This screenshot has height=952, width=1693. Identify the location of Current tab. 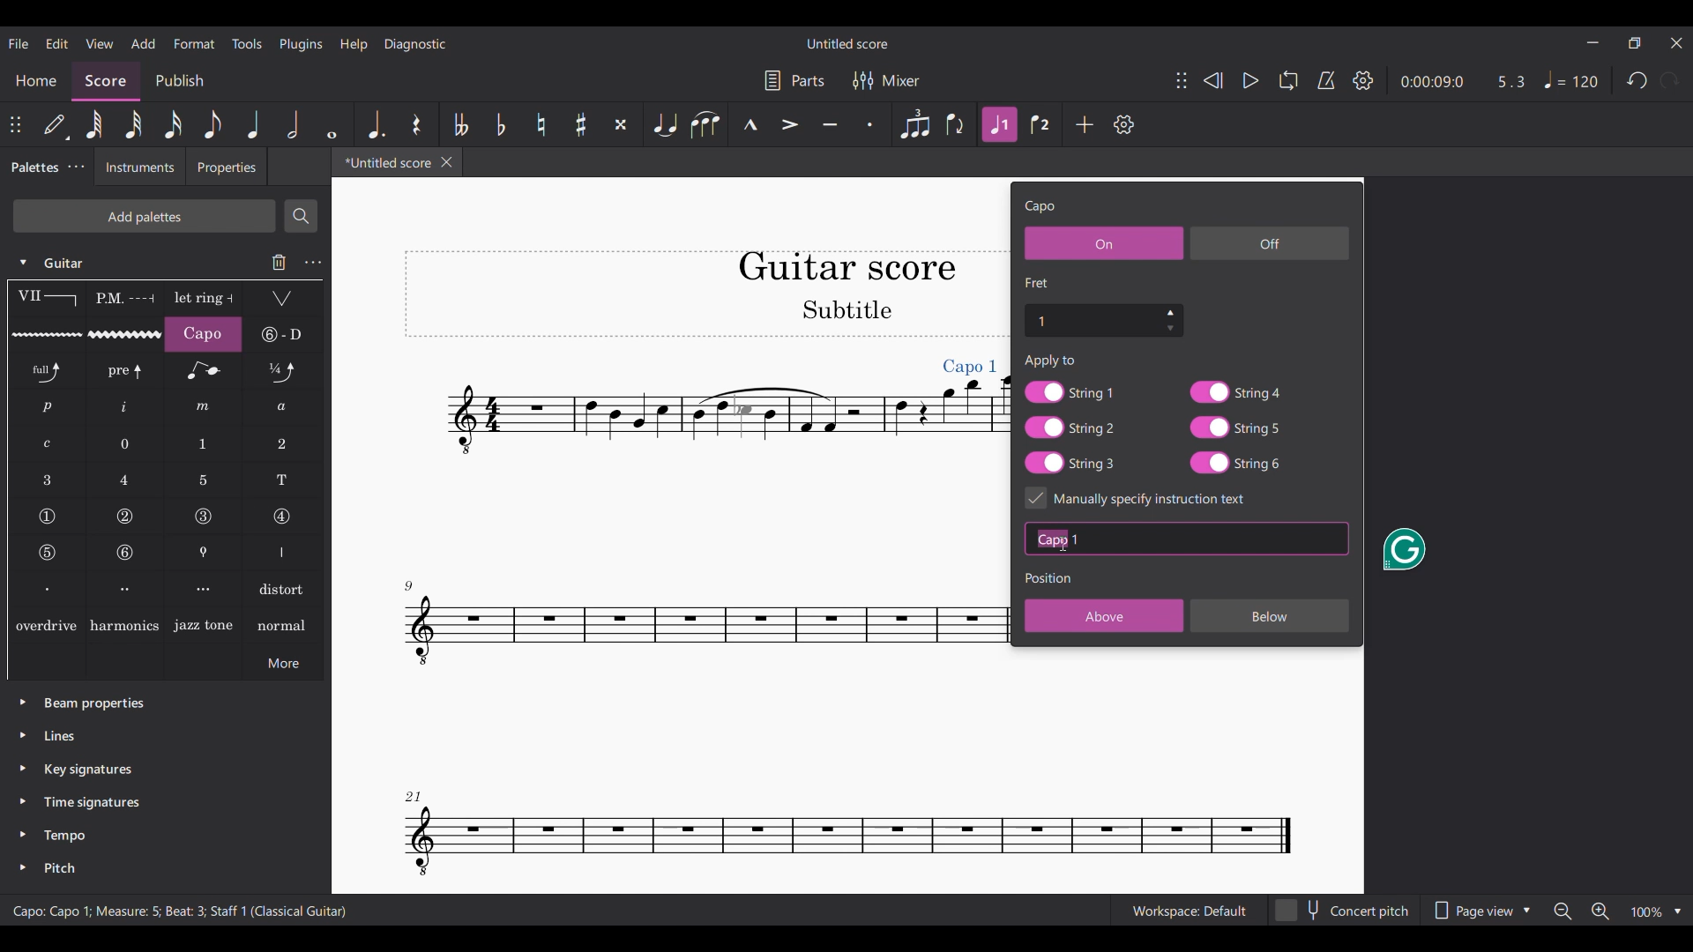
(384, 162).